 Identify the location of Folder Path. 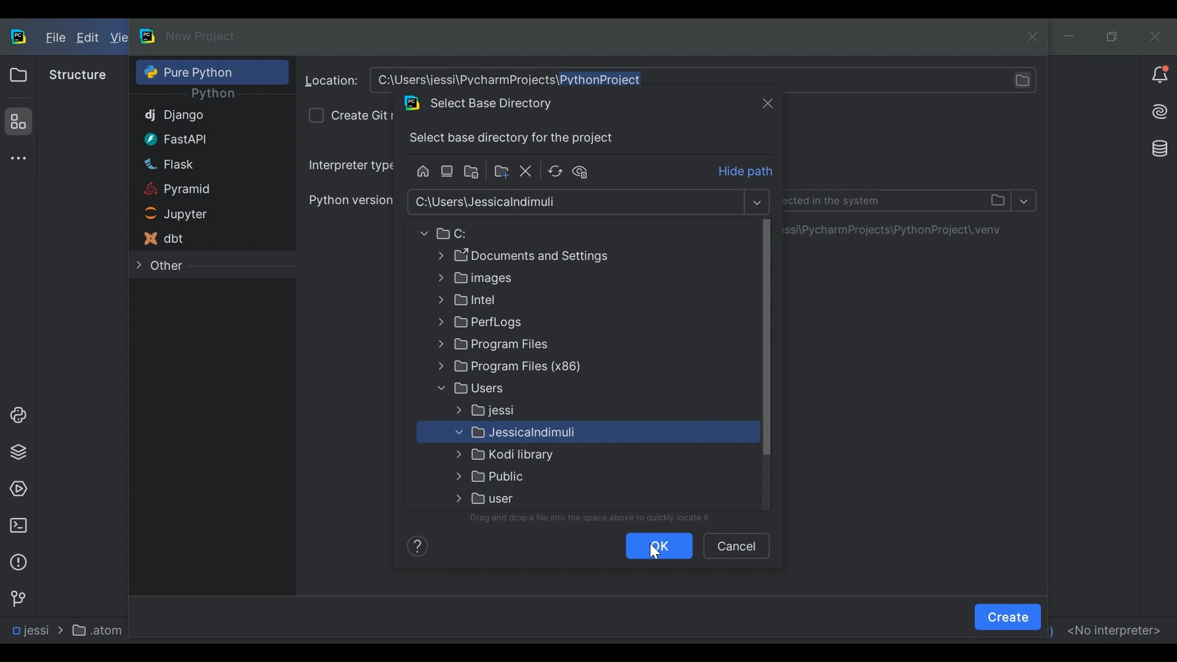
(538, 256).